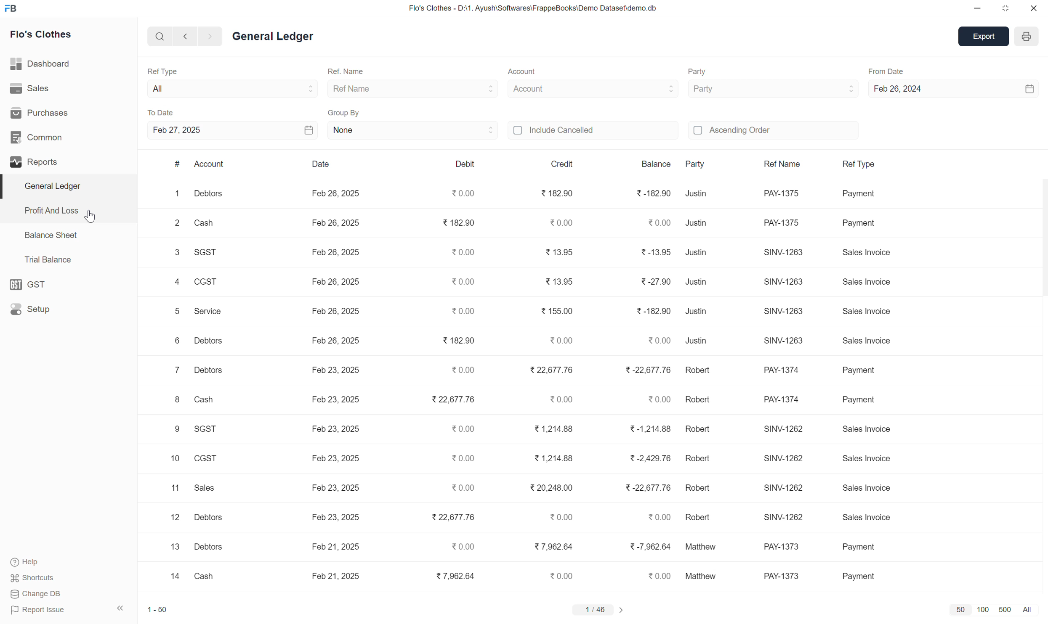 The height and width of the screenshot is (624, 1048). I want to click on ₹22,677.76, so click(450, 518).